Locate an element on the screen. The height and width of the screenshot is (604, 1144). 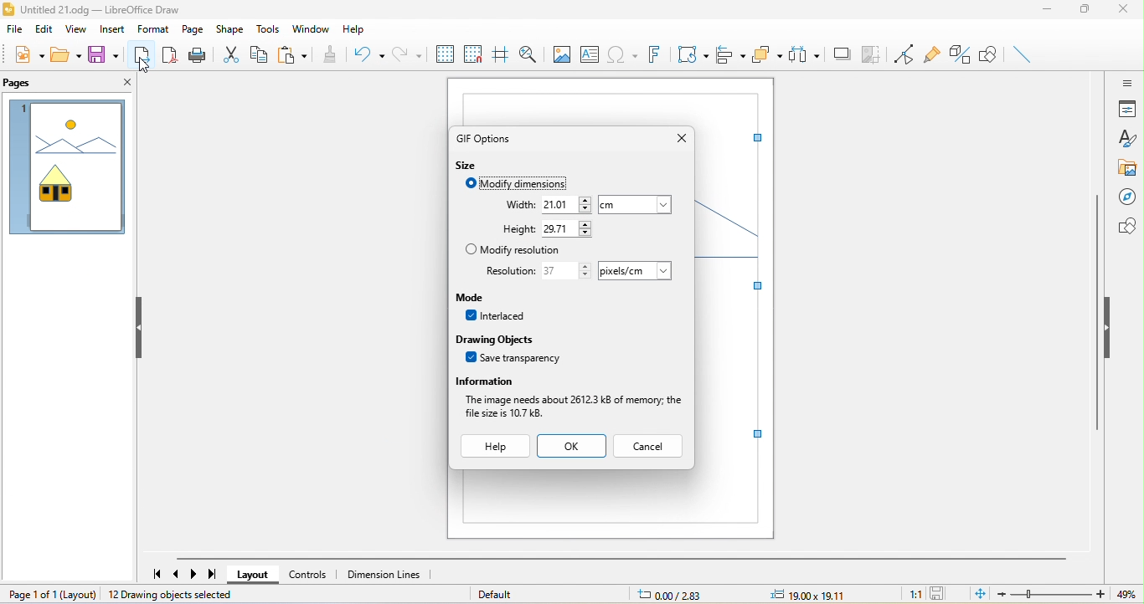
The image needs about 2612.3kB of memory; the file size is 10.7 kB. is located at coordinates (572, 407).